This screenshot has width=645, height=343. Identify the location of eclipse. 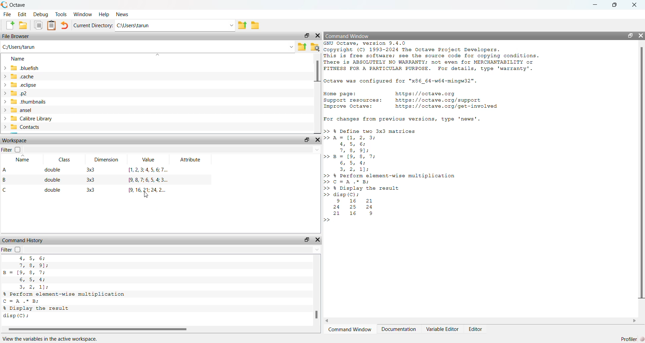
(20, 85).